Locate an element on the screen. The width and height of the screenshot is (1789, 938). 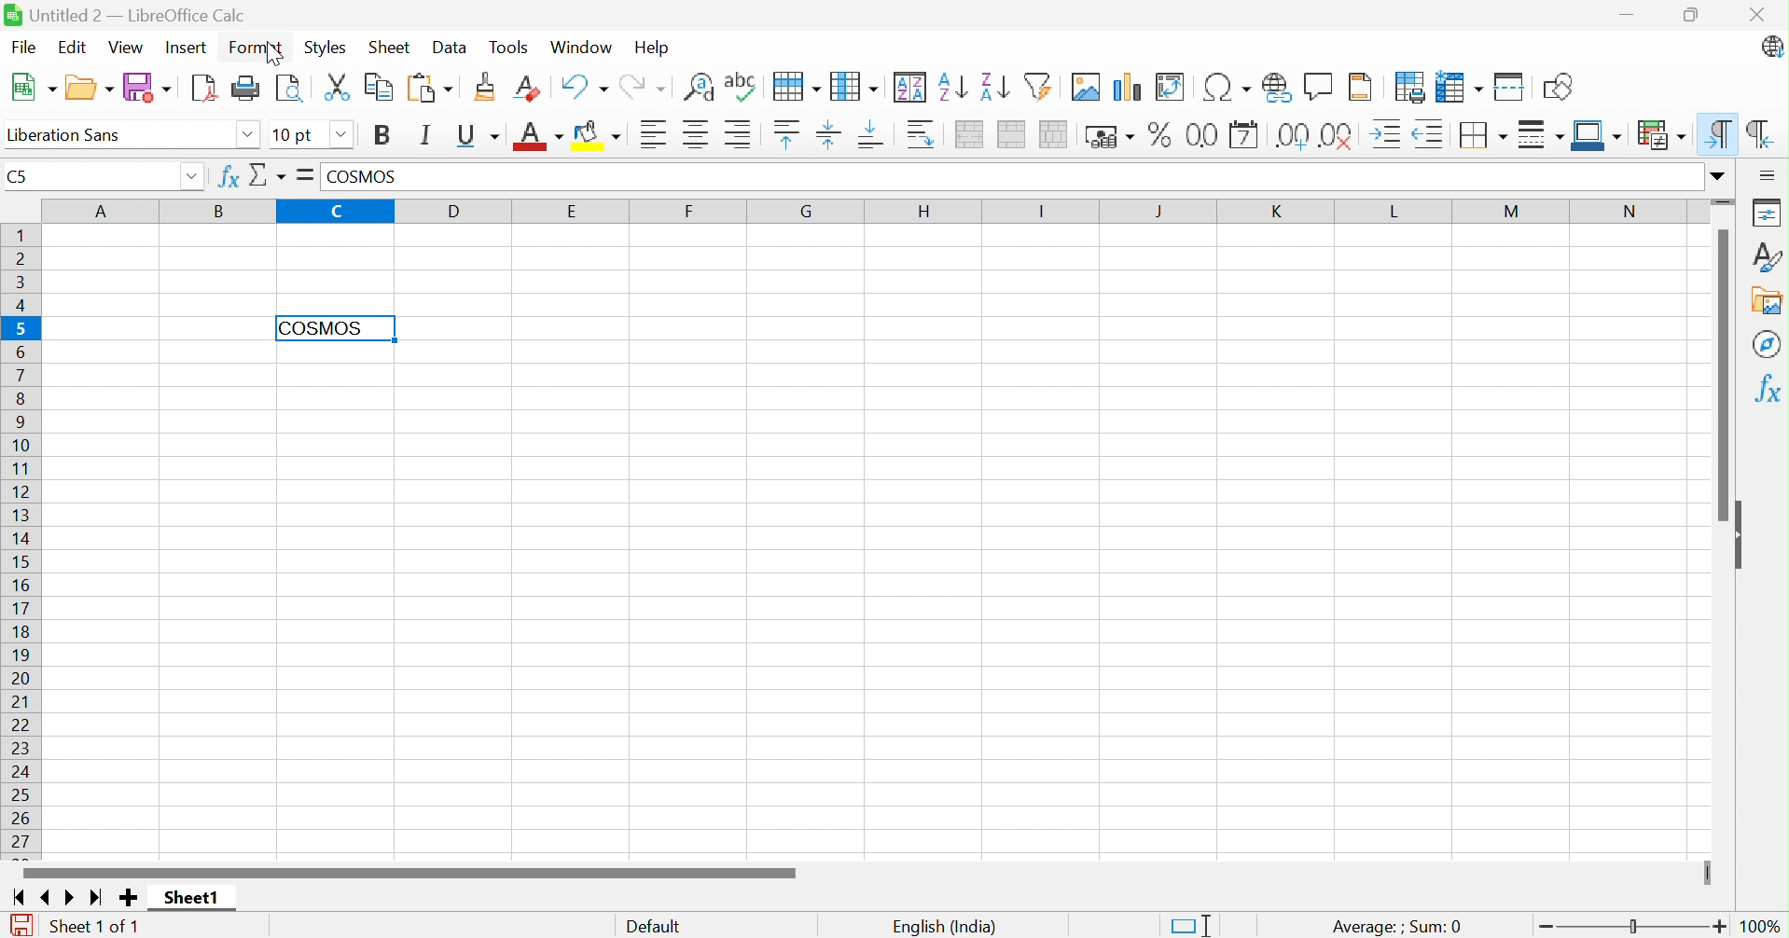
AutoFilter is located at coordinates (1044, 85).